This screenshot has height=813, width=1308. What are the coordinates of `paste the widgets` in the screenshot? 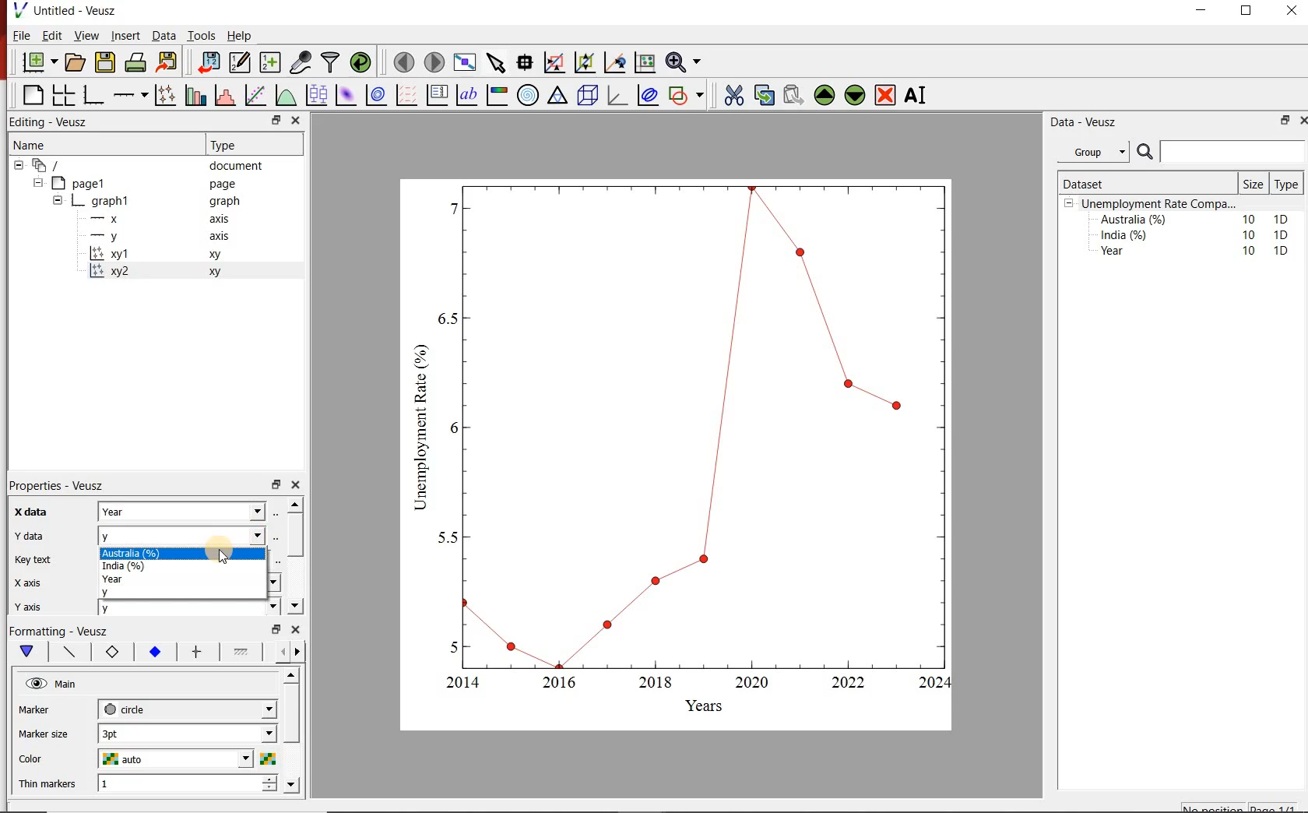 It's located at (794, 95).